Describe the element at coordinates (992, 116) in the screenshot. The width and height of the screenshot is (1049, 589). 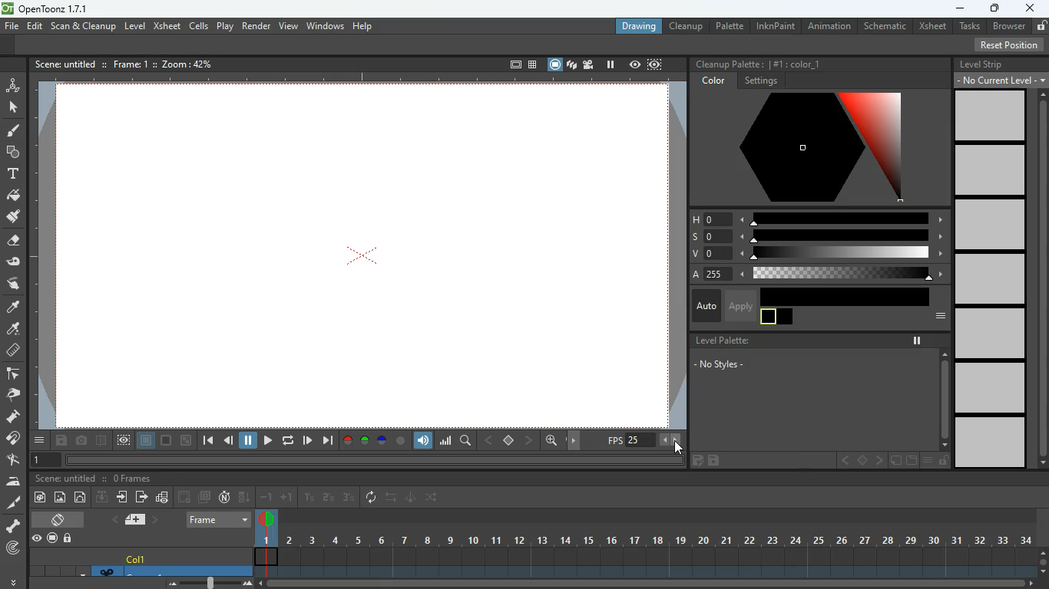
I see `level` at that location.